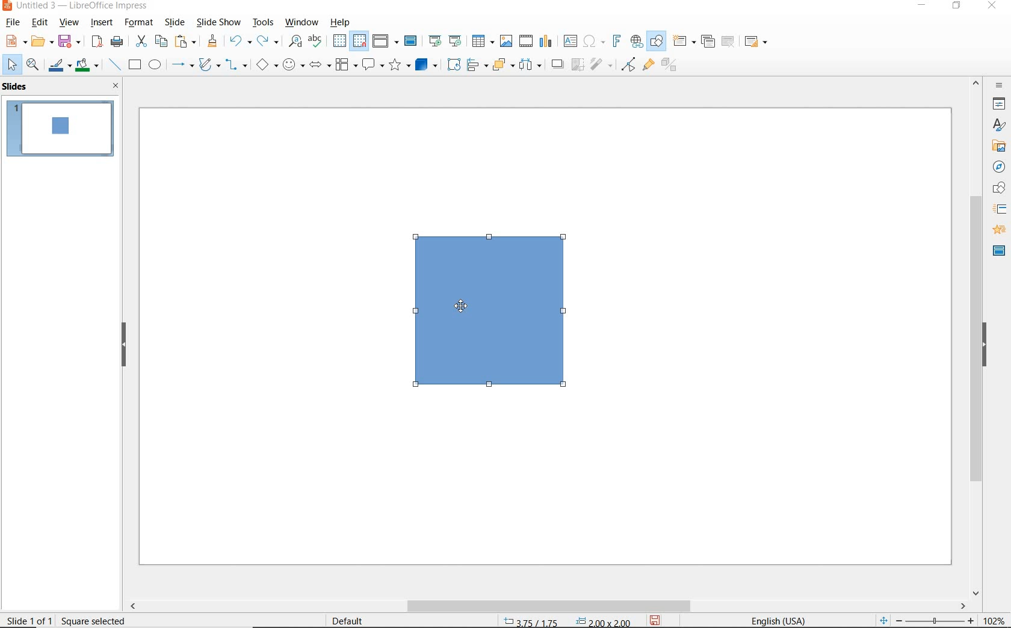 This screenshot has height=628, width=1011. I want to click on insert special characters, so click(594, 40).